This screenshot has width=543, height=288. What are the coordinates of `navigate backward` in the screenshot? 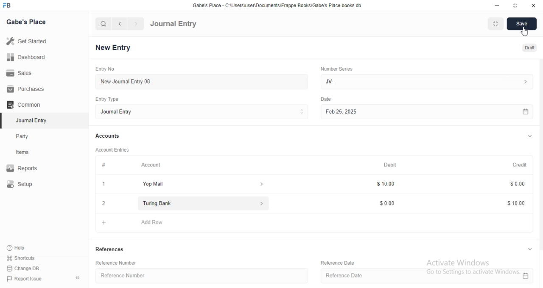 It's located at (121, 24).